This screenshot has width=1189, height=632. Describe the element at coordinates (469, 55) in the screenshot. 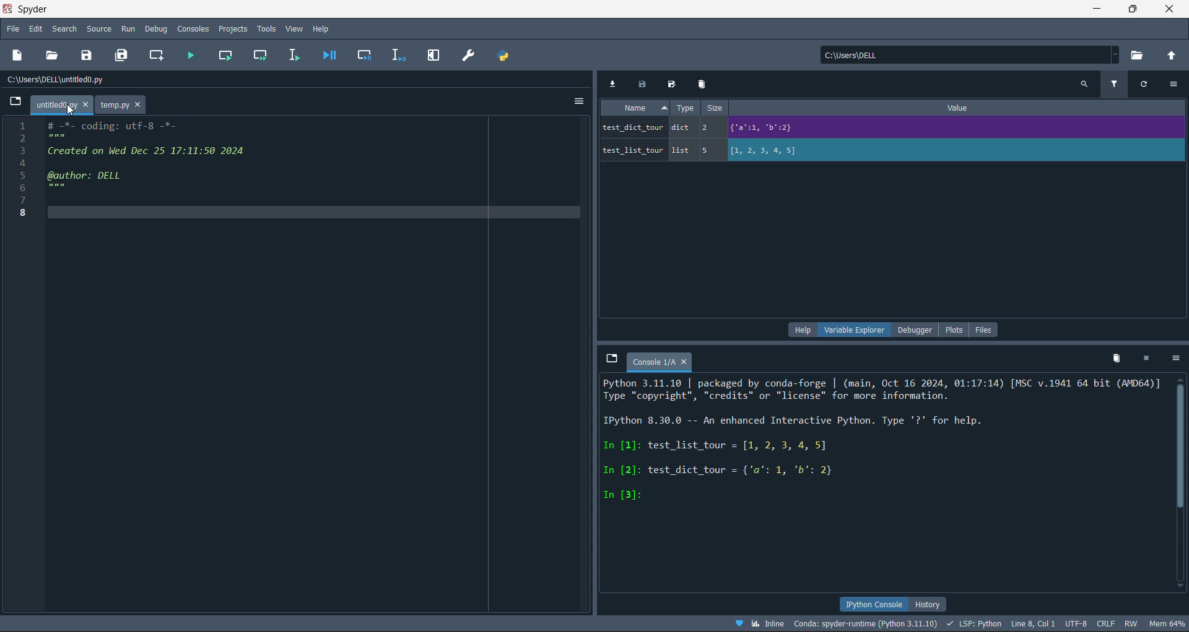

I see `preference` at that location.